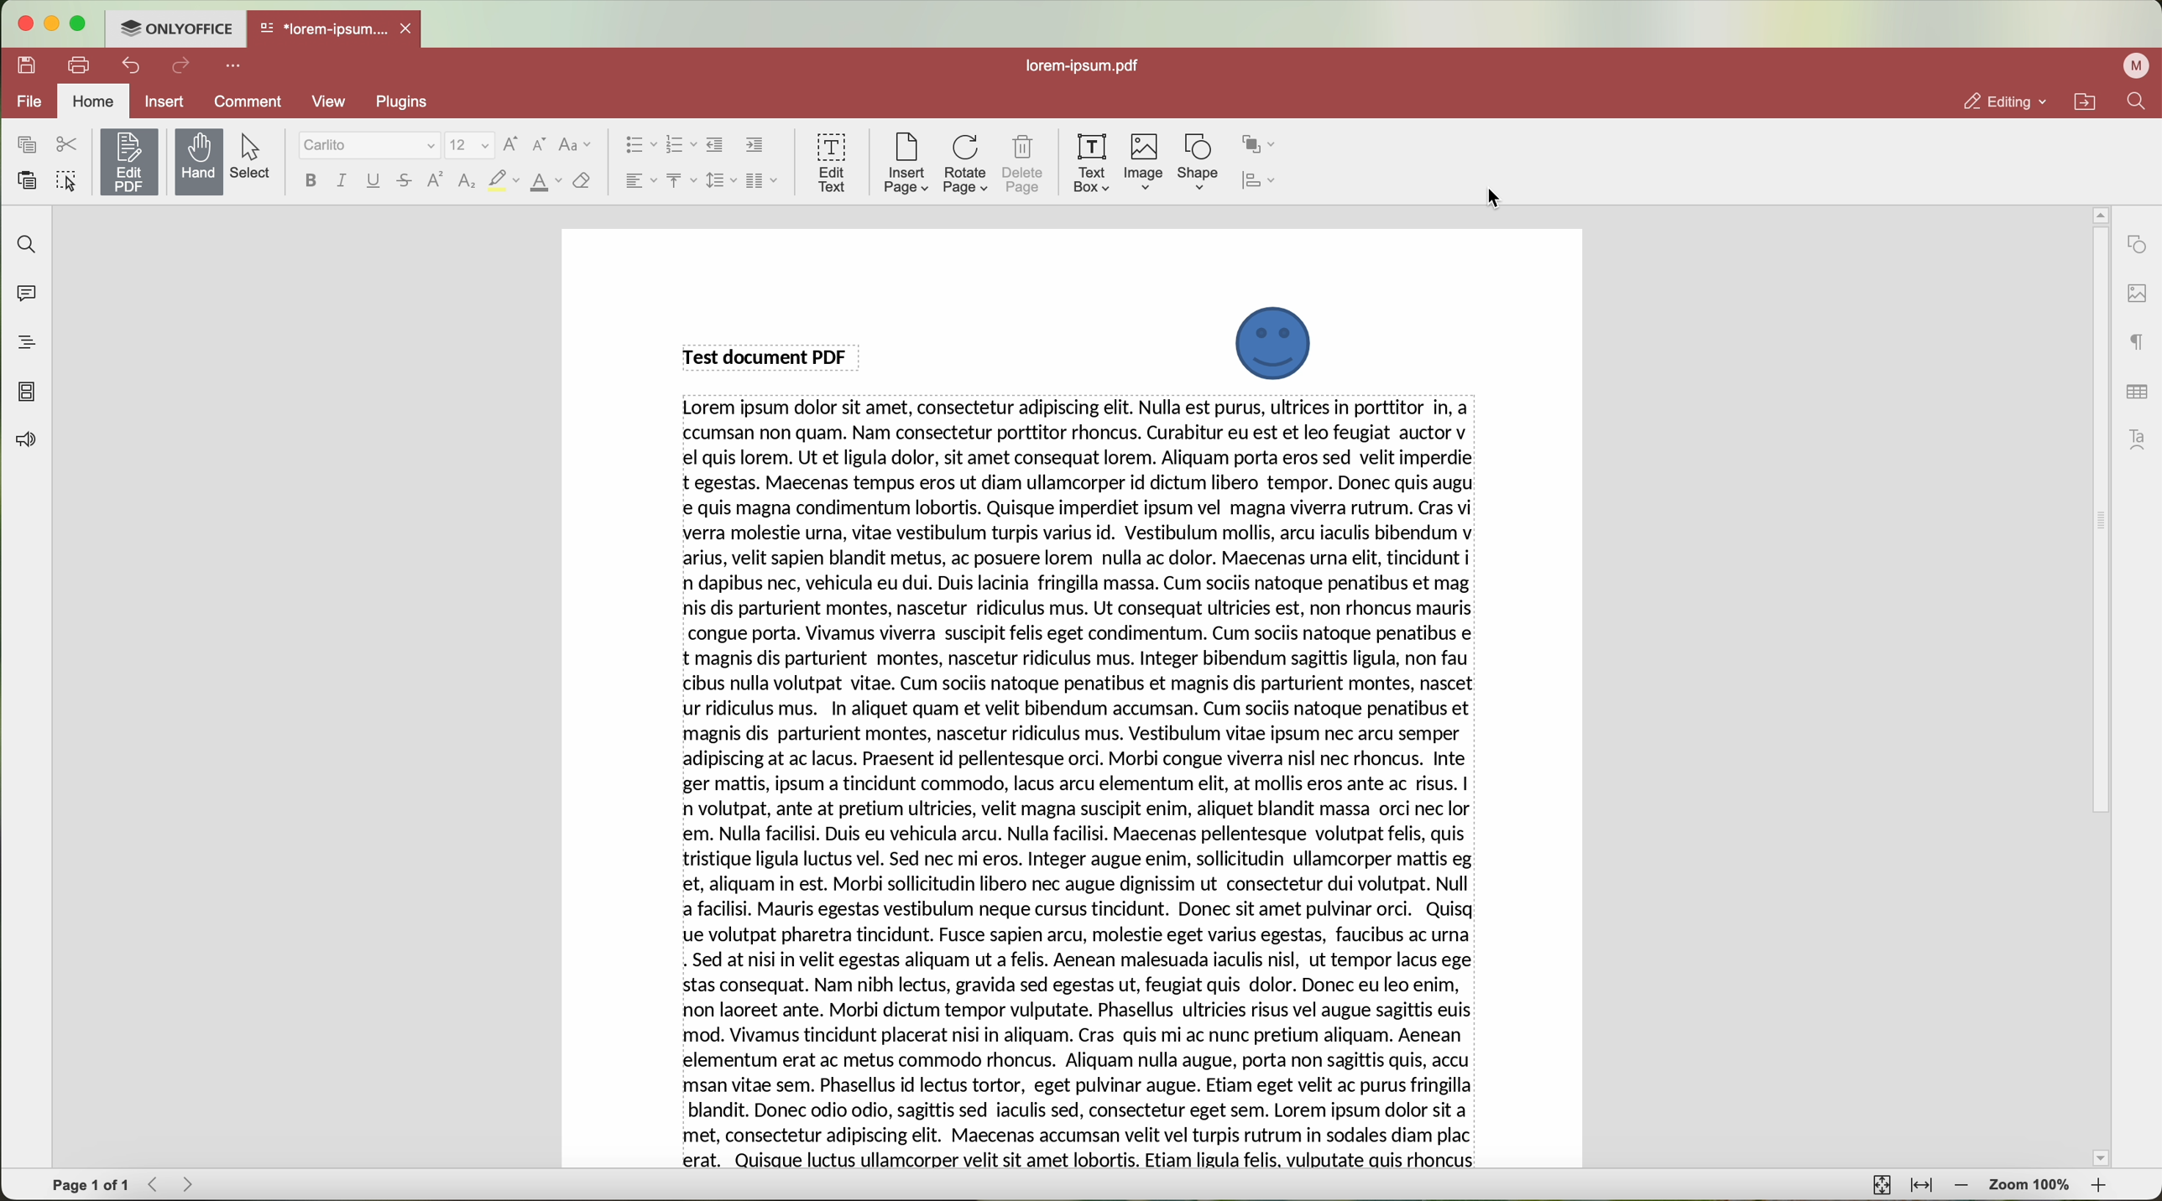  I want to click on ONLYOFFICE, so click(177, 29).